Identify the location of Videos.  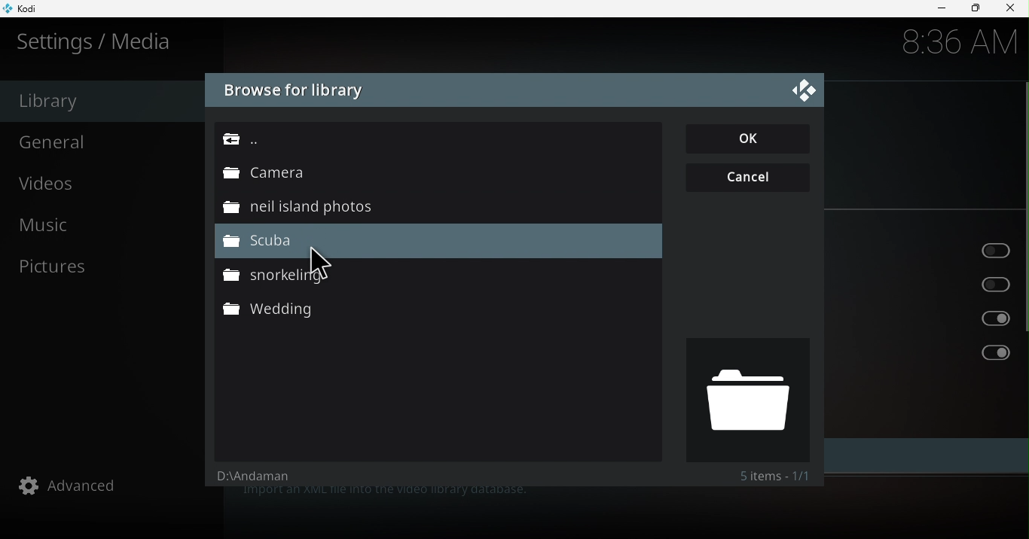
(105, 186).